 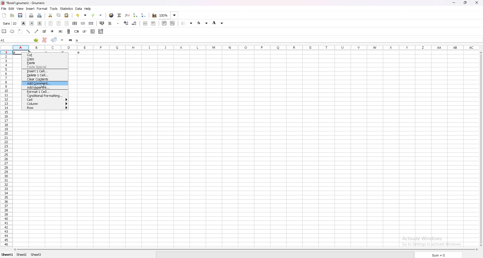 What do you see at coordinates (118, 23) in the screenshot?
I see `thousand separator` at bounding box center [118, 23].